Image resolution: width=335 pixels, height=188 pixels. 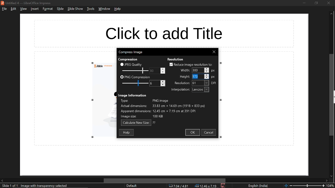 What do you see at coordinates (27, 3) in the screenshot?
I see `current window` at bounding box center [27, 3].